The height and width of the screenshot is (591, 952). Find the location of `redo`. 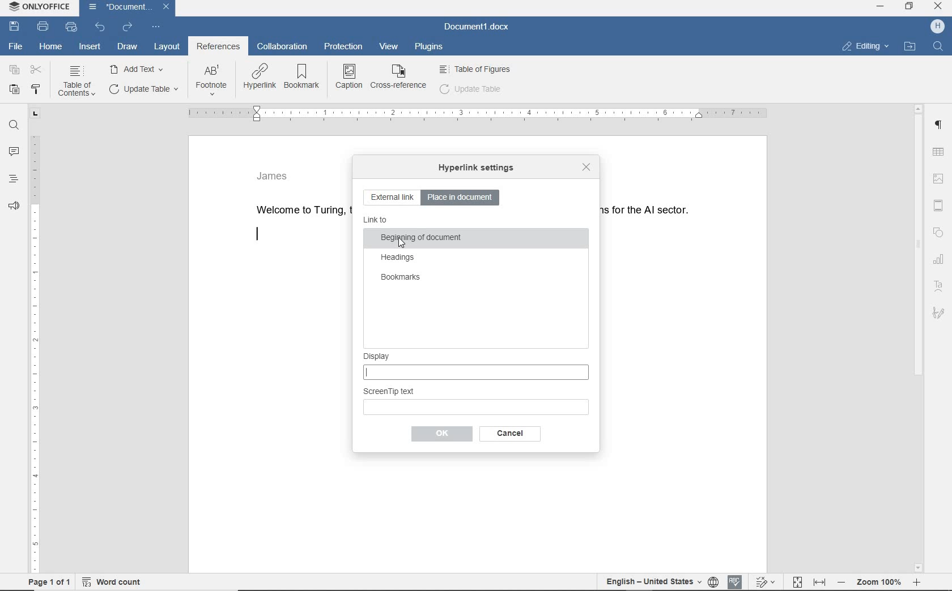

redo is located at coordinates (127, 27).